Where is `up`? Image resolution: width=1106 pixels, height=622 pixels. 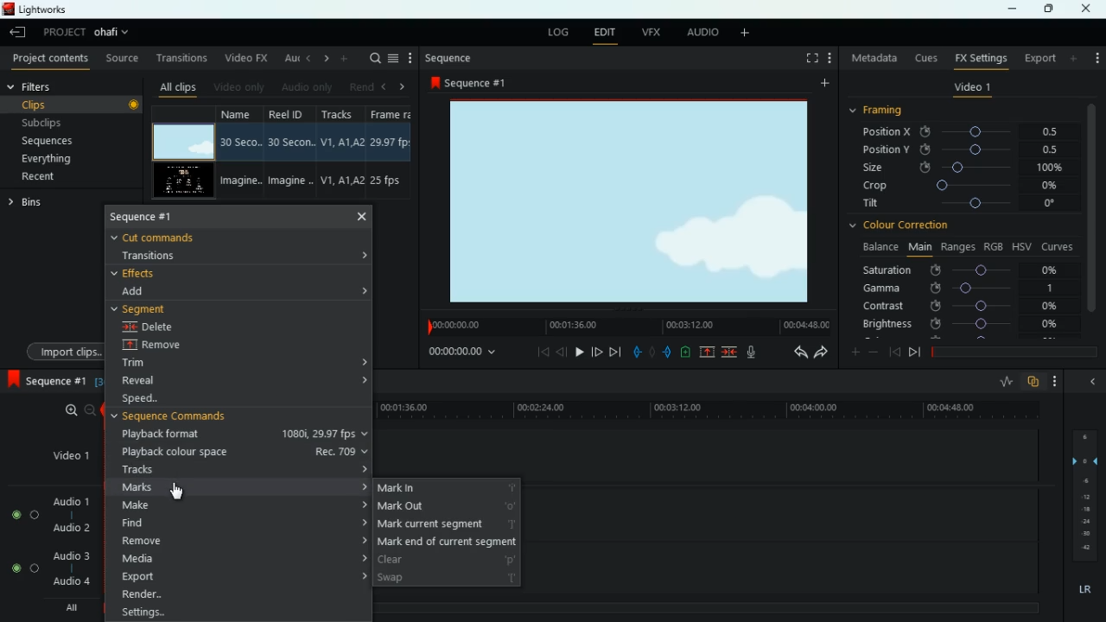 up is located at coordinates (707, 352).